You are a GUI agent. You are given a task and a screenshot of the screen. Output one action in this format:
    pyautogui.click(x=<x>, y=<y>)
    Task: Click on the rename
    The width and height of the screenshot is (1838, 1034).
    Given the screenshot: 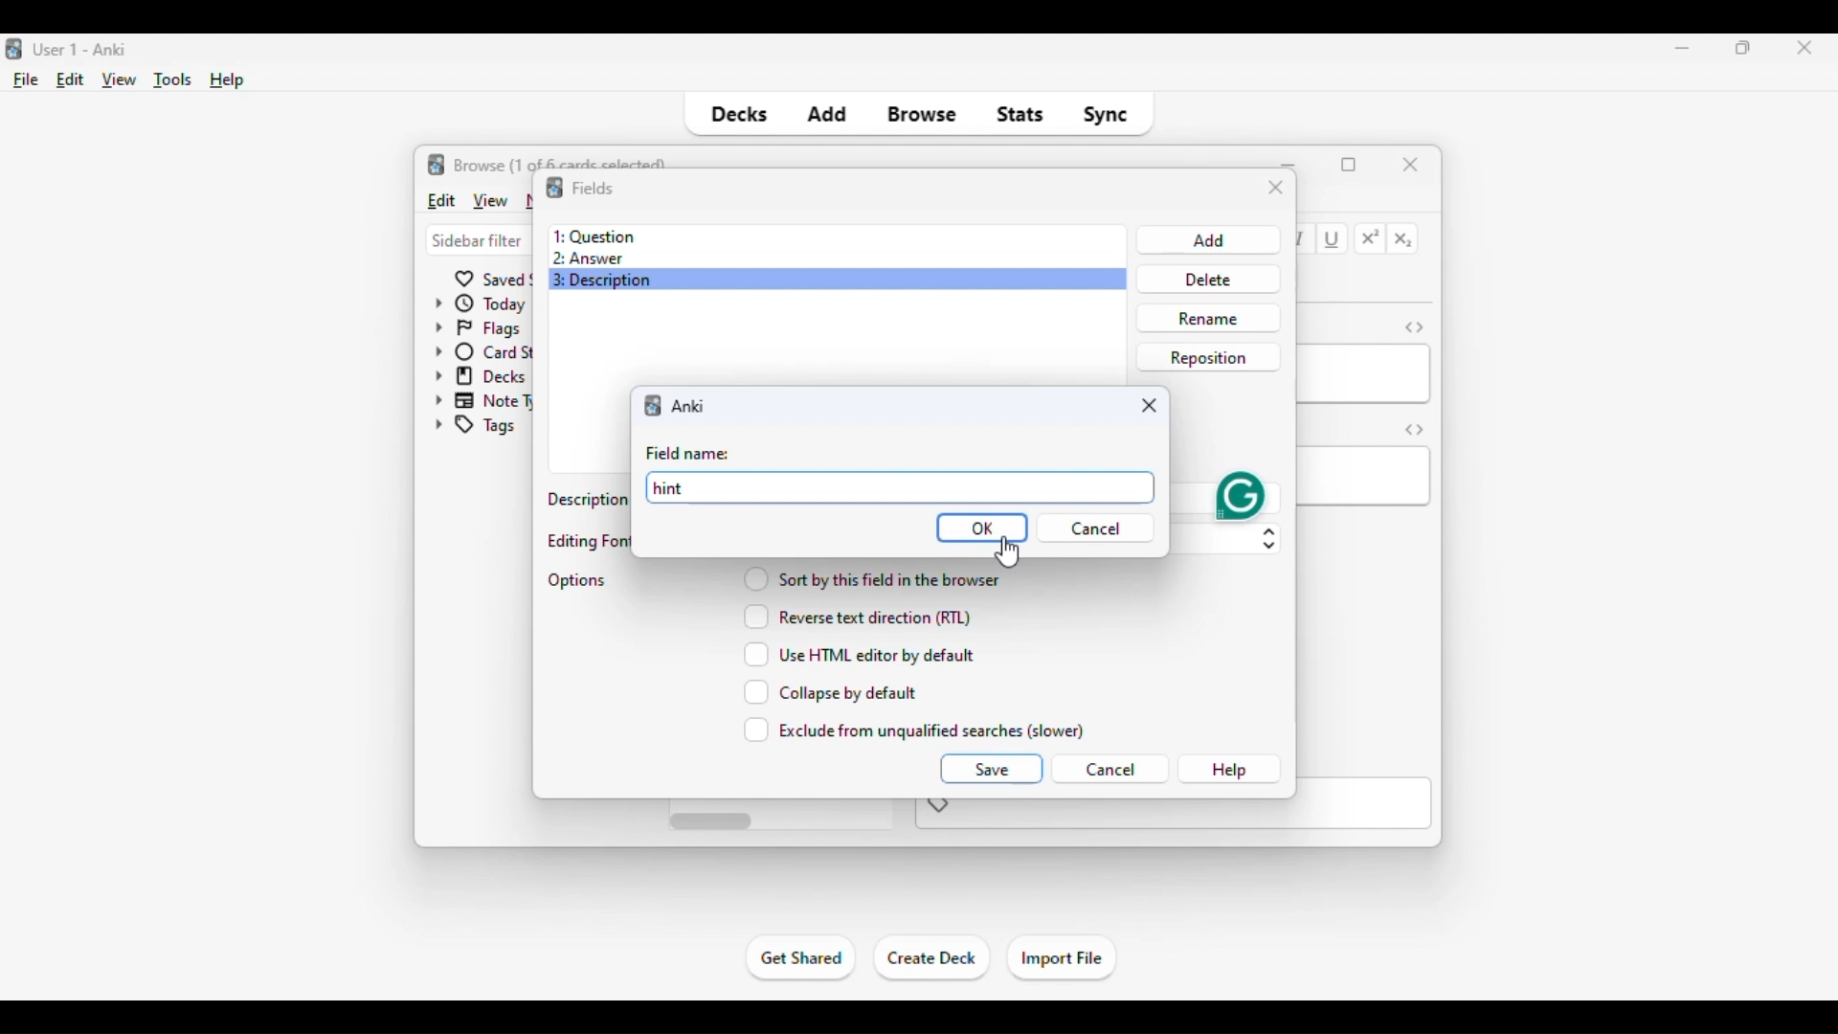 What is the action you would take?
    pyautogui.click(x=1207, y=318)
    